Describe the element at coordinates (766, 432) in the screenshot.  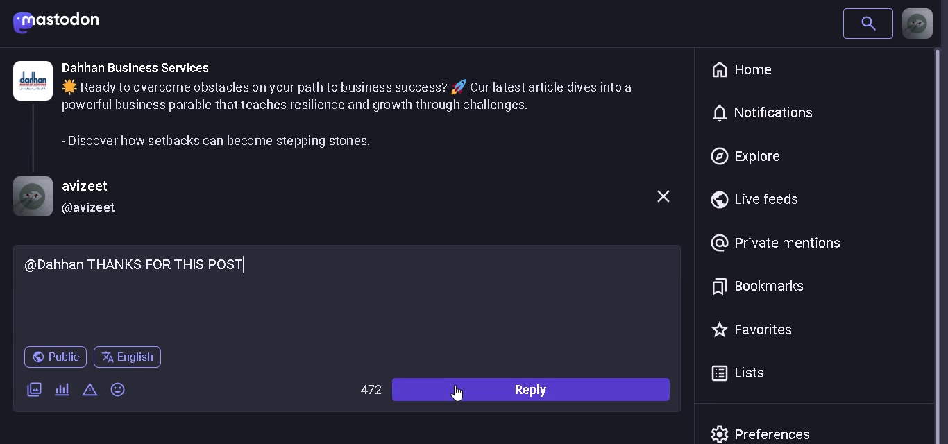
I see `prefrences` at that location.